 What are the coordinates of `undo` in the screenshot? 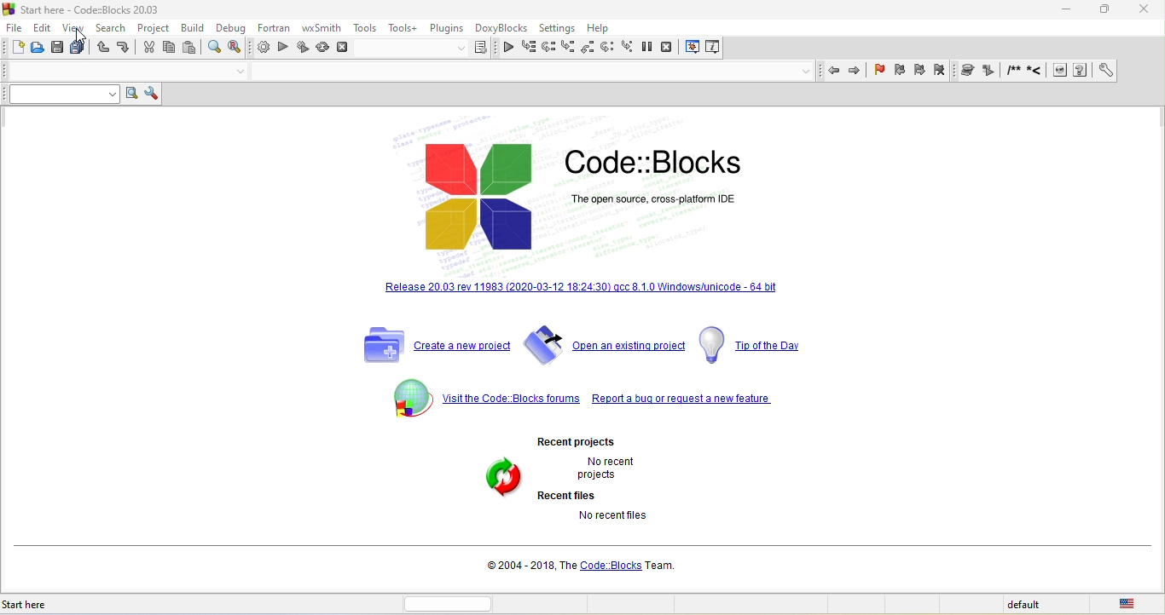 It's located at (101, 49).